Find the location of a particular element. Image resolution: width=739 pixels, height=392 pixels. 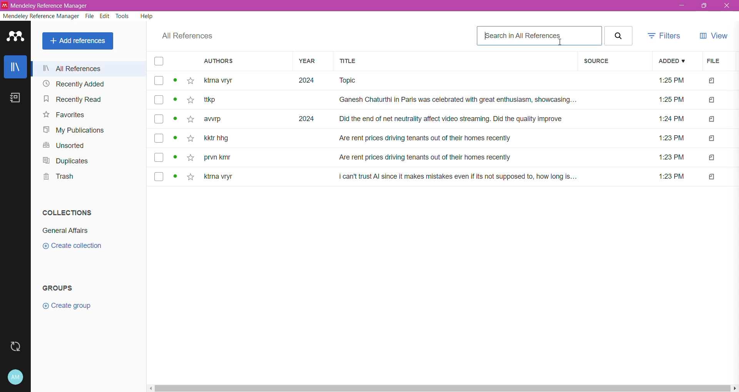

Duplicates is located at coordinates (70, 161).